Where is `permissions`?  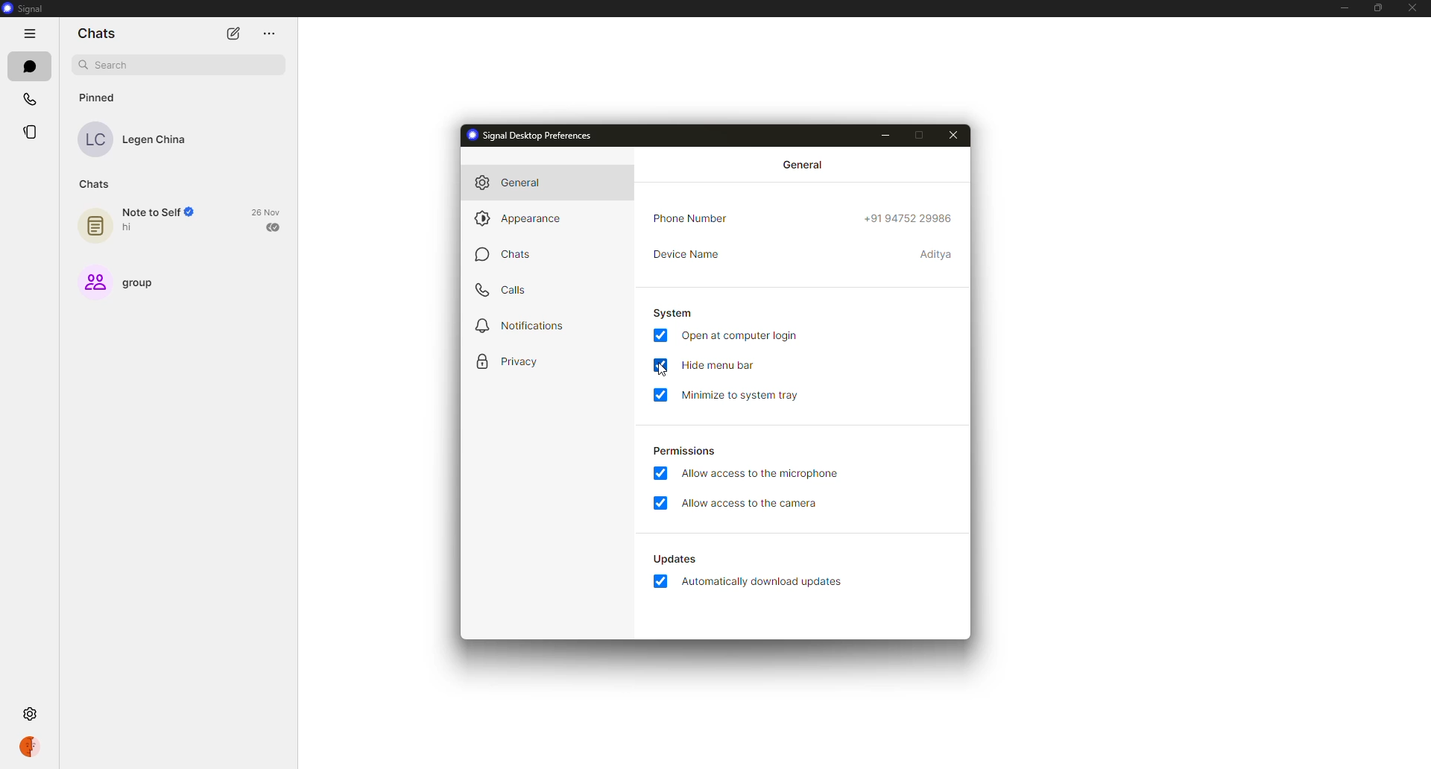 permissions is located at coordinates (684, 452).